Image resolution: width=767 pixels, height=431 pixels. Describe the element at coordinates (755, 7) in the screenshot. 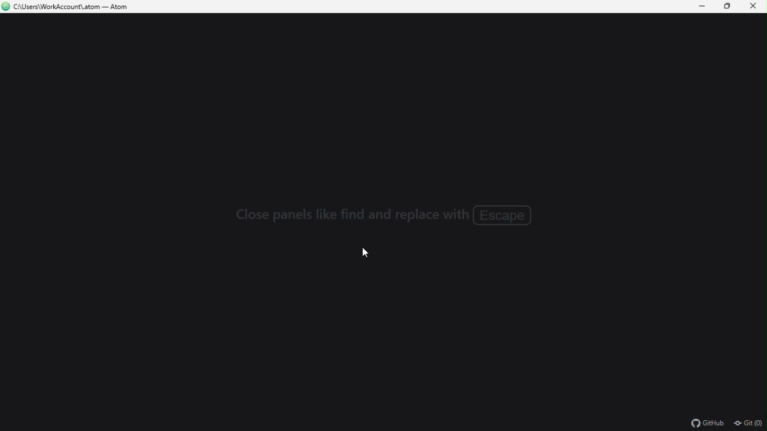

I see `close` at that location.